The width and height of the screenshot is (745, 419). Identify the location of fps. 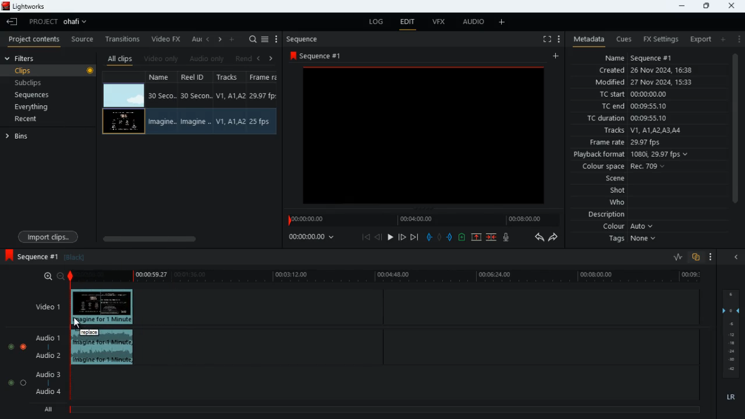
(264, 78).